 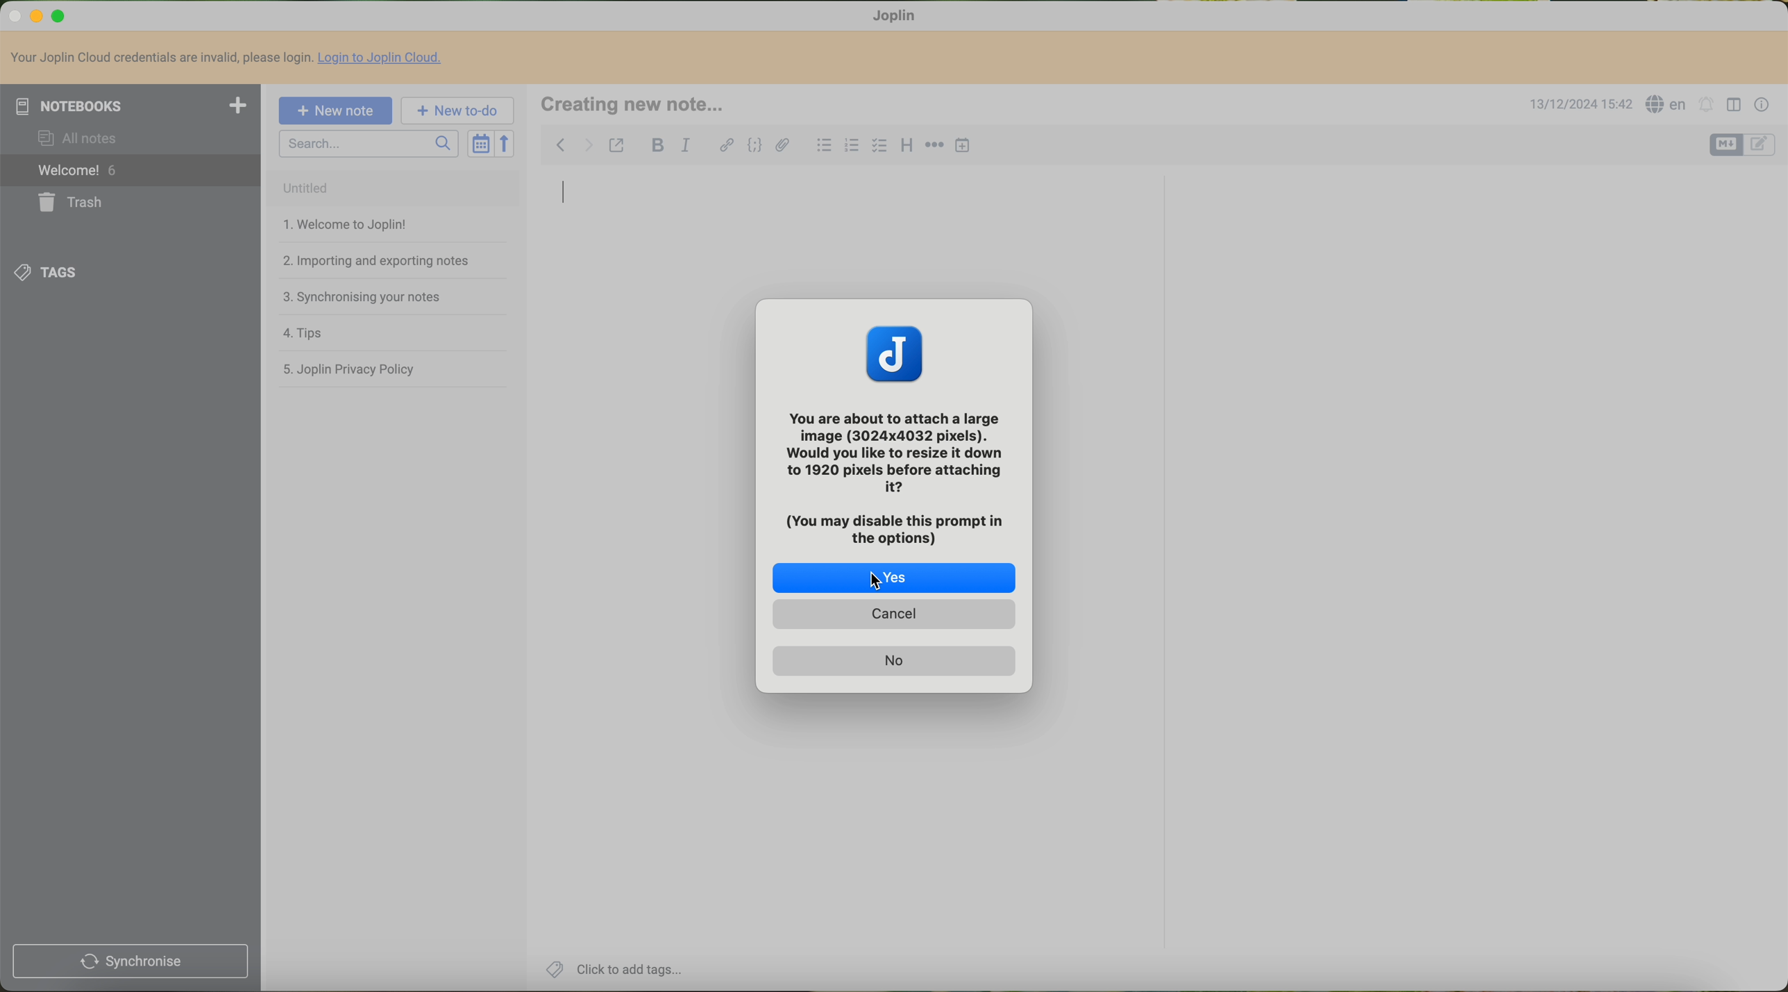 What do you see at coordinates (458, 111) in the screenshot?
I see `new to-do` at bounding box center [458, 111].